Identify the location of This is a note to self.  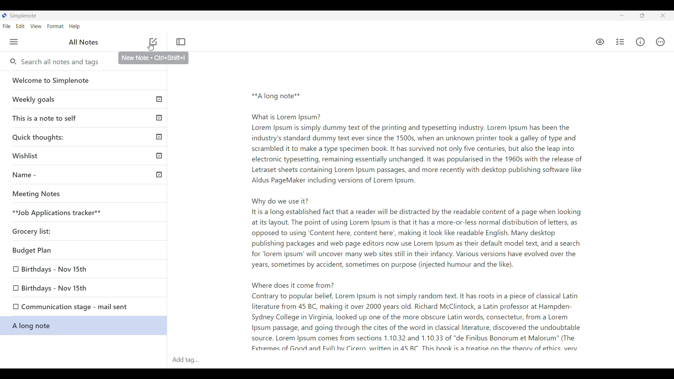
(85, 117).